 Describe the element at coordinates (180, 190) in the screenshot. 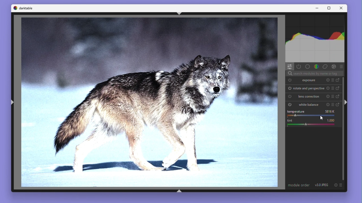

I see `Ctrl + shift +b` at that location.